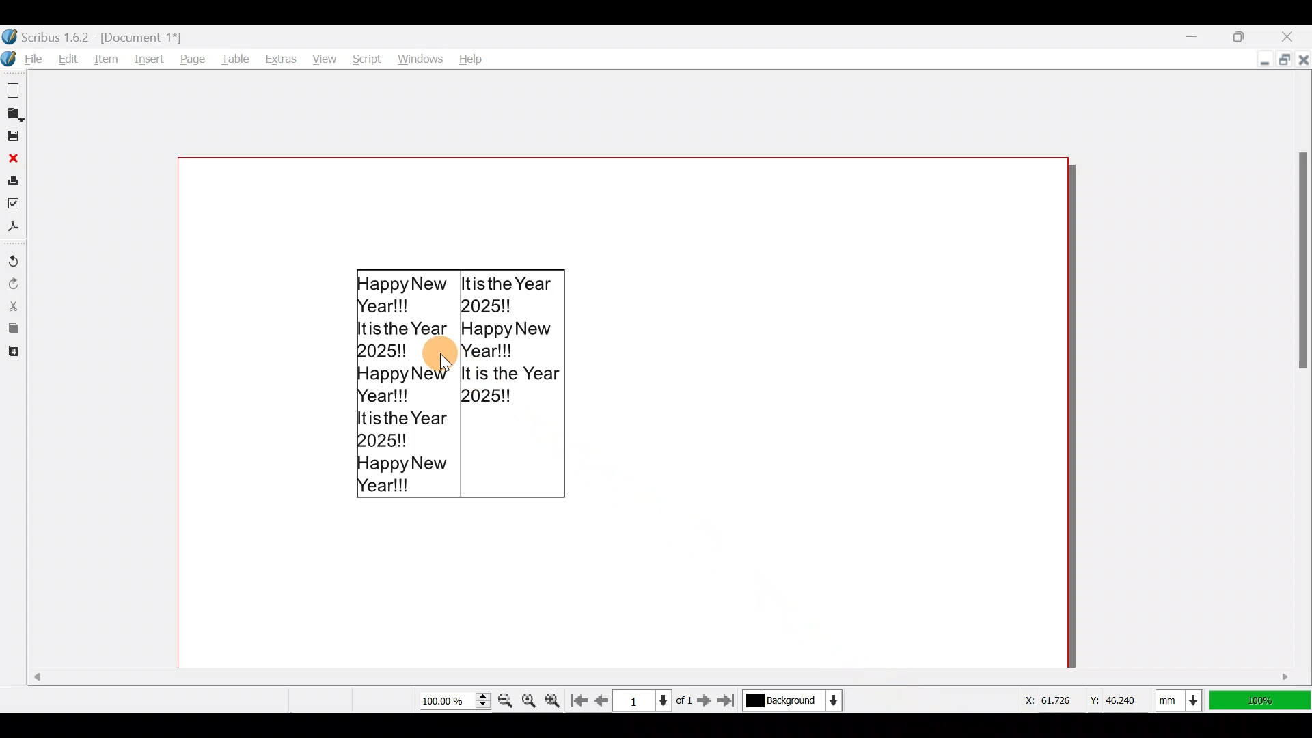 This screenshot has width=1312, height=738. I want to click on Current zoom level, so click(454, 701).